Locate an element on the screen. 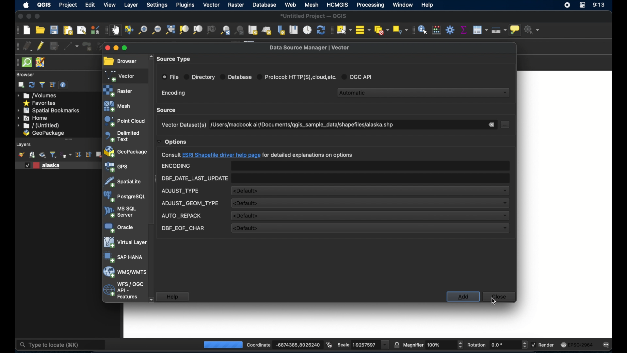 The image size is (627, 353). zoom out is located at coordinates (156, 31).